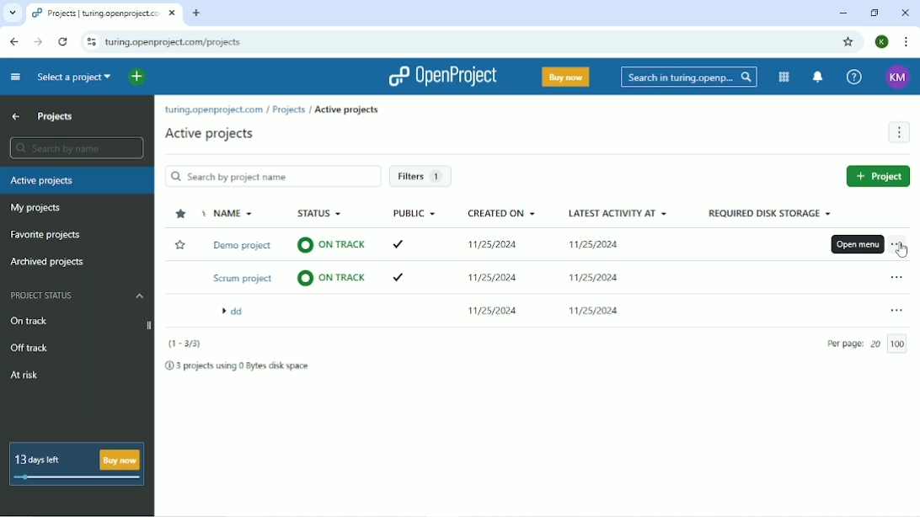  I want to click on ticked, so click(396, 278).